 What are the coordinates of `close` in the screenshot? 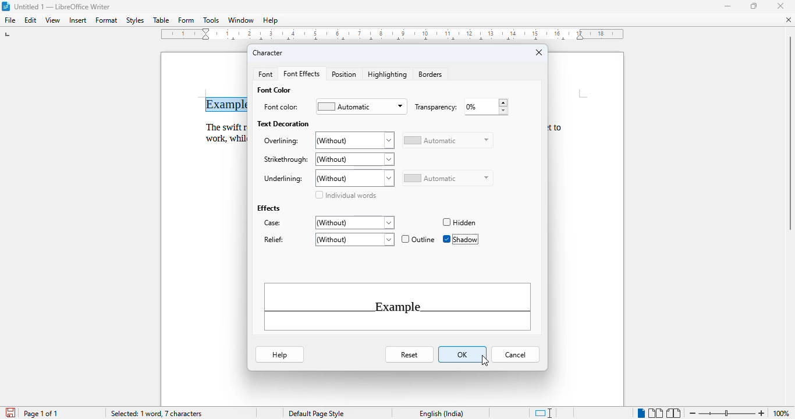 It's located at (539, 52).